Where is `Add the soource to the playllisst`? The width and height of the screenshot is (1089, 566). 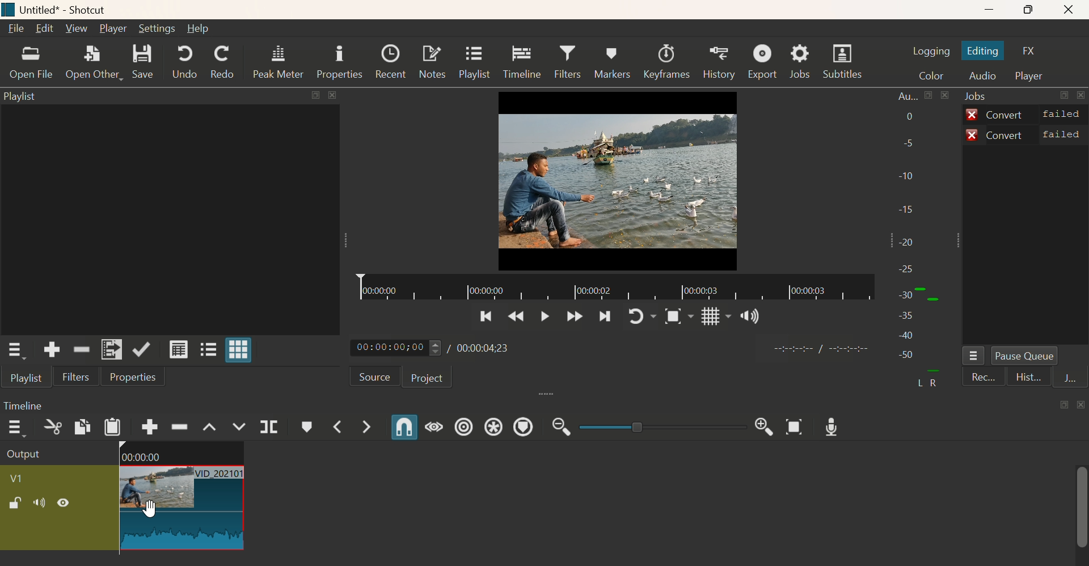 Add the soource to the playllisst is located at coordinates (54, 349).